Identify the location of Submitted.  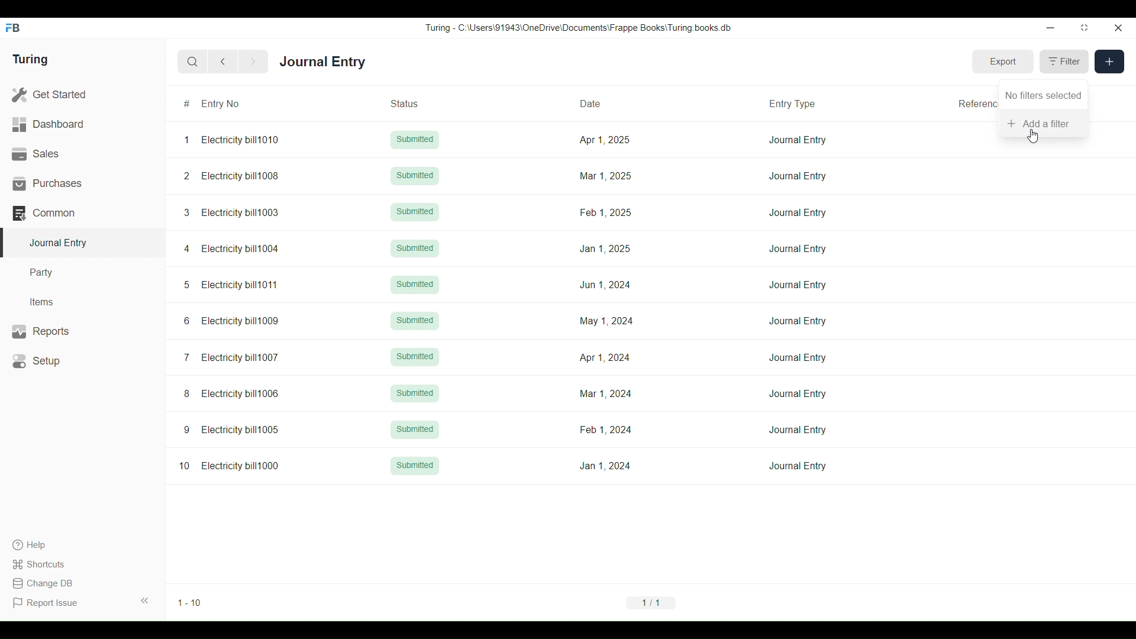
(415, 212).